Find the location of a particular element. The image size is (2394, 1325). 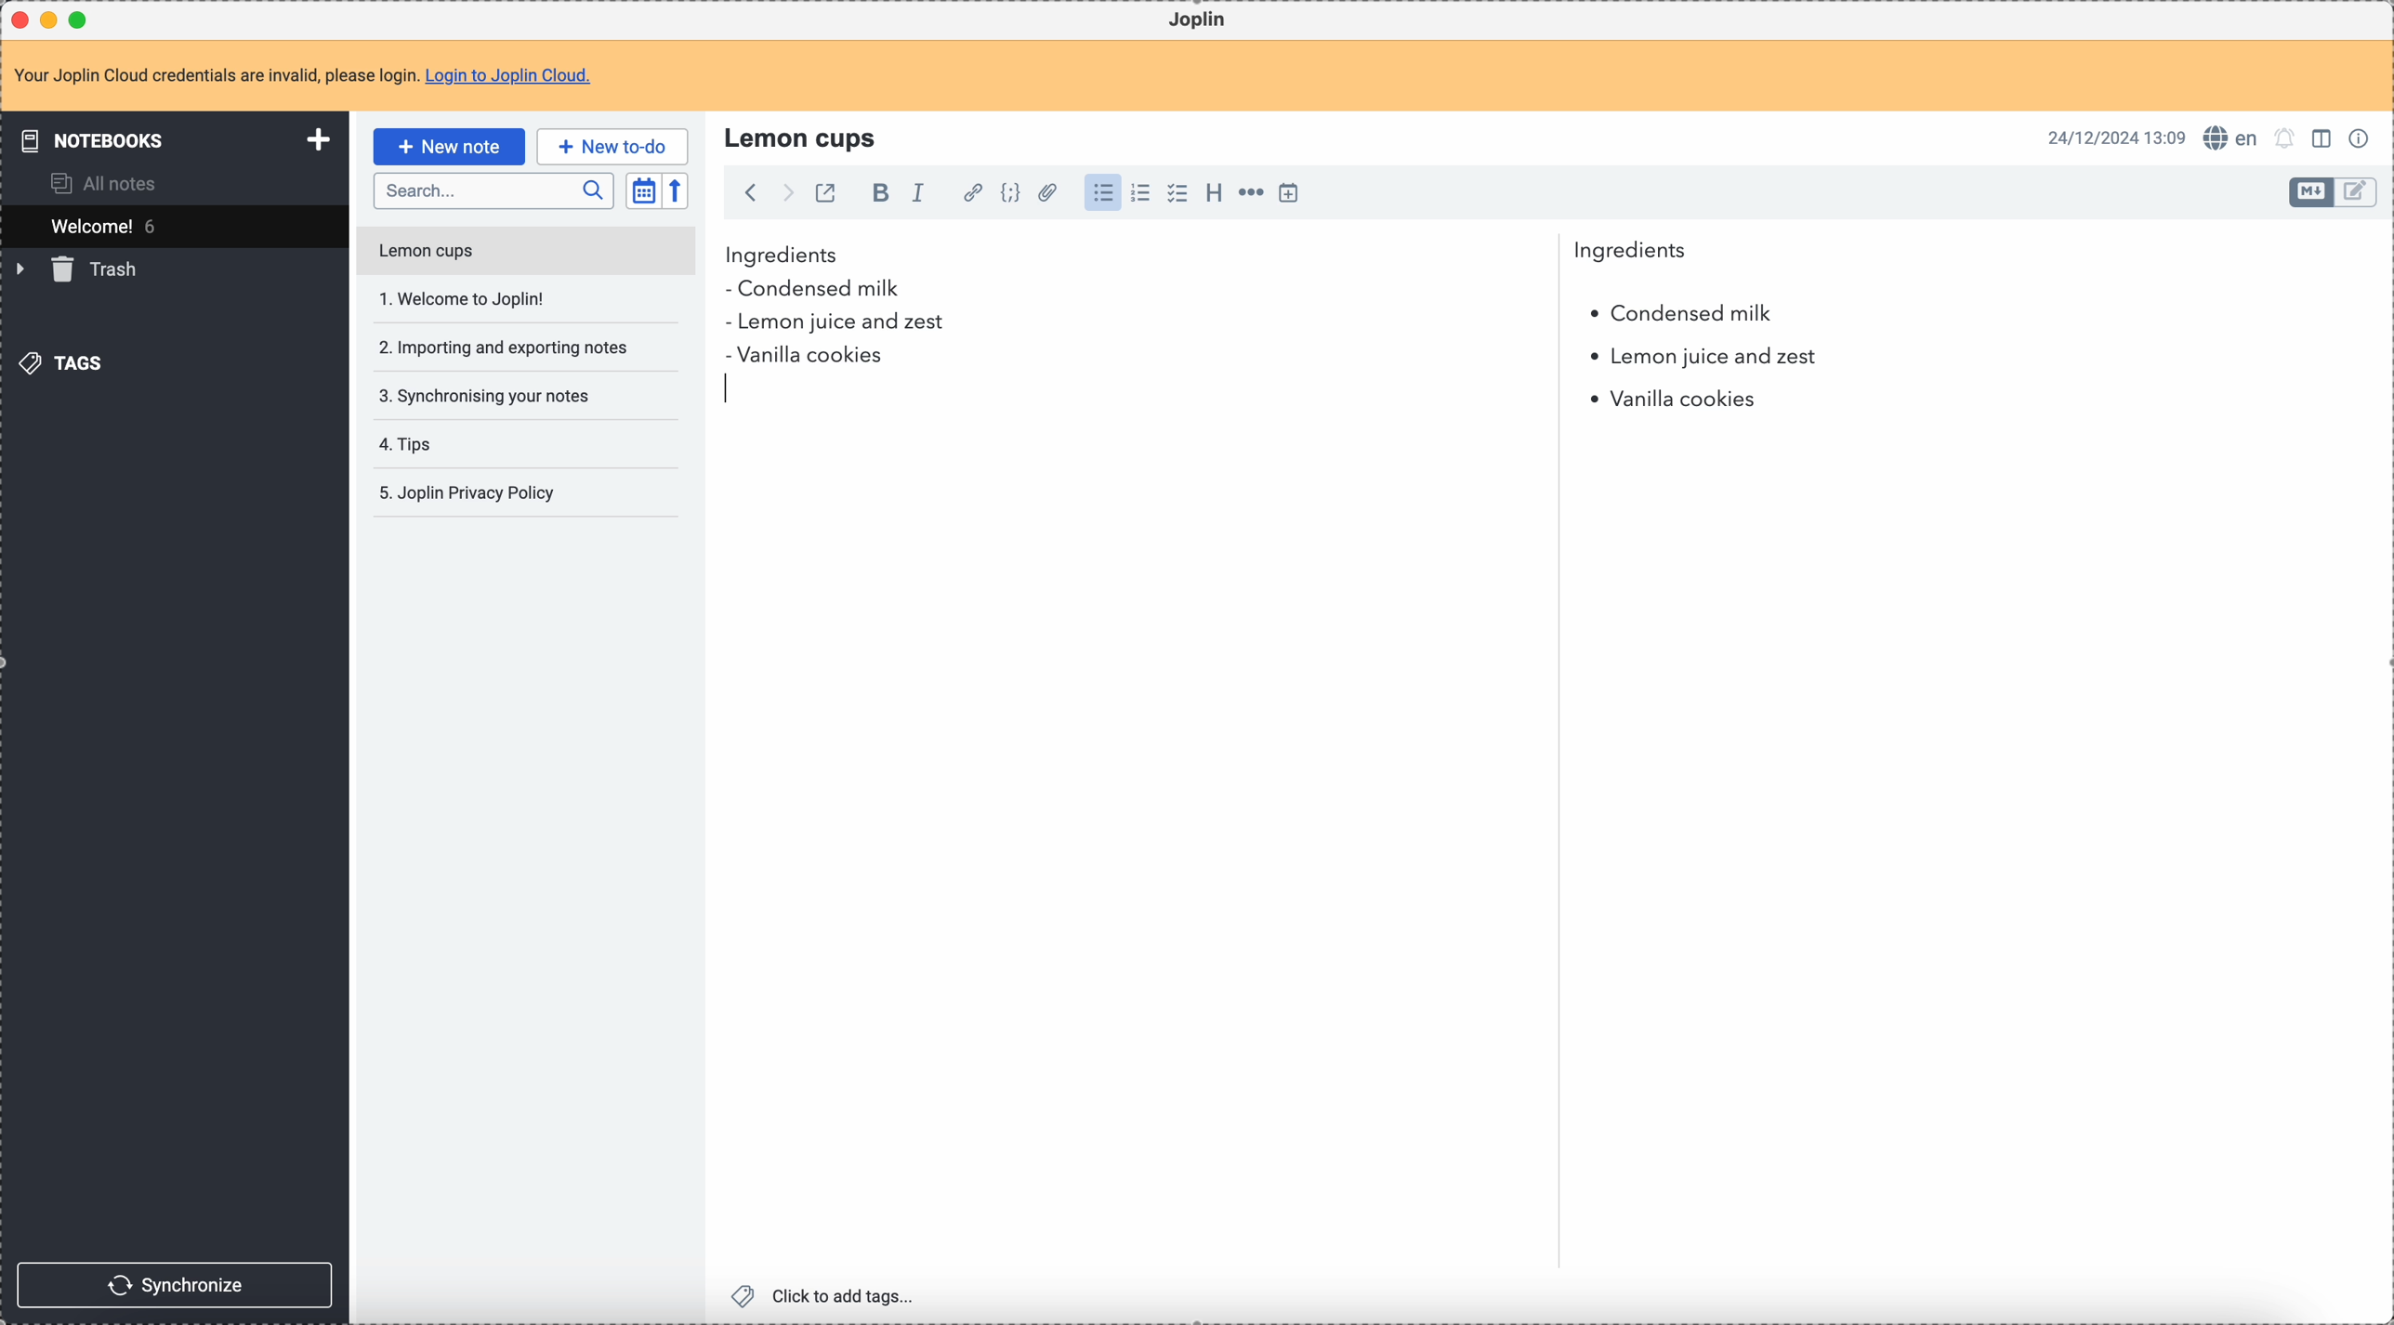

insert time is located at coordinates (1288, 192).